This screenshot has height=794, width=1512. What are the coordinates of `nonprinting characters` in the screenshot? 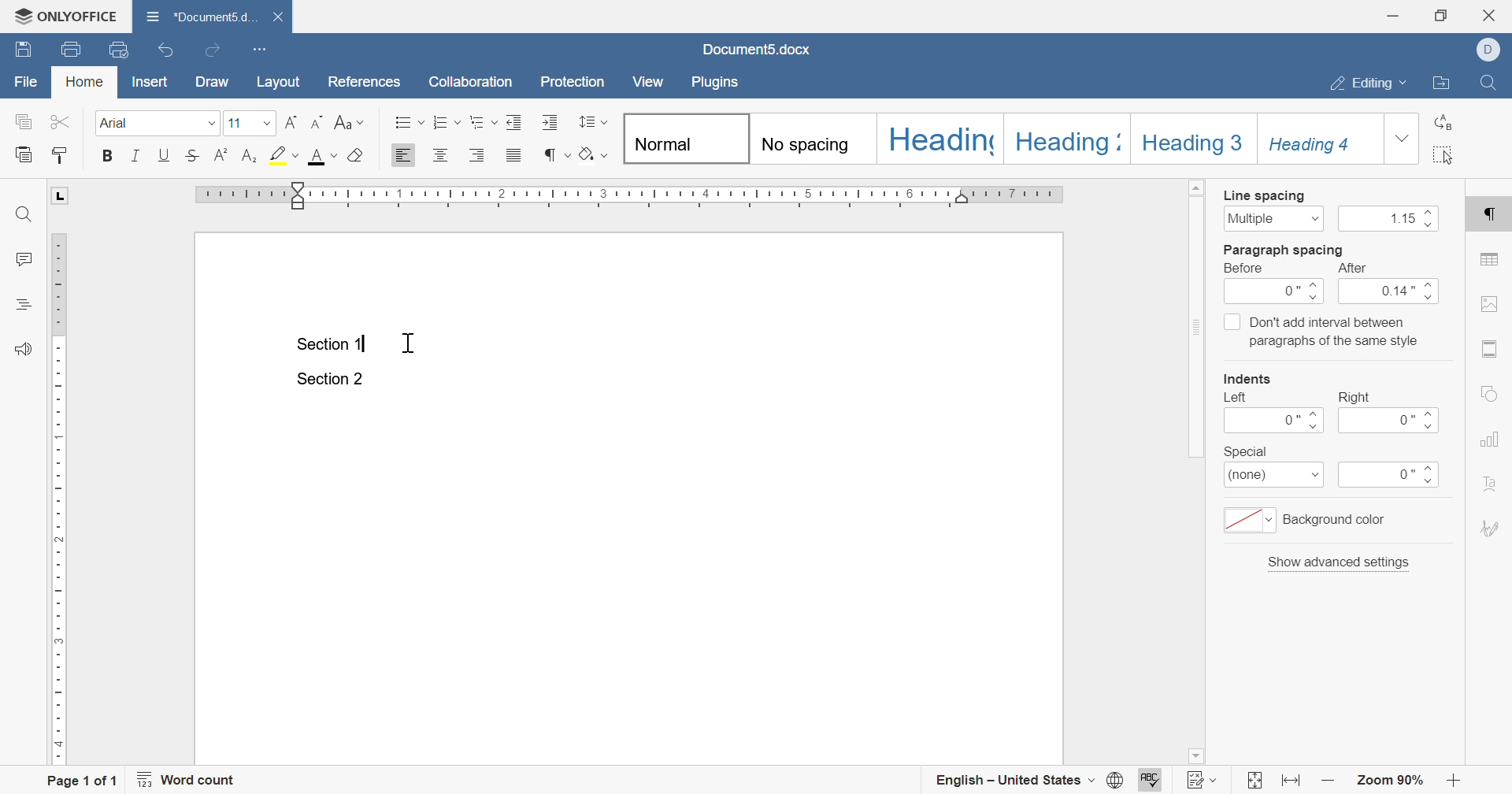 It's located at (558, 155).